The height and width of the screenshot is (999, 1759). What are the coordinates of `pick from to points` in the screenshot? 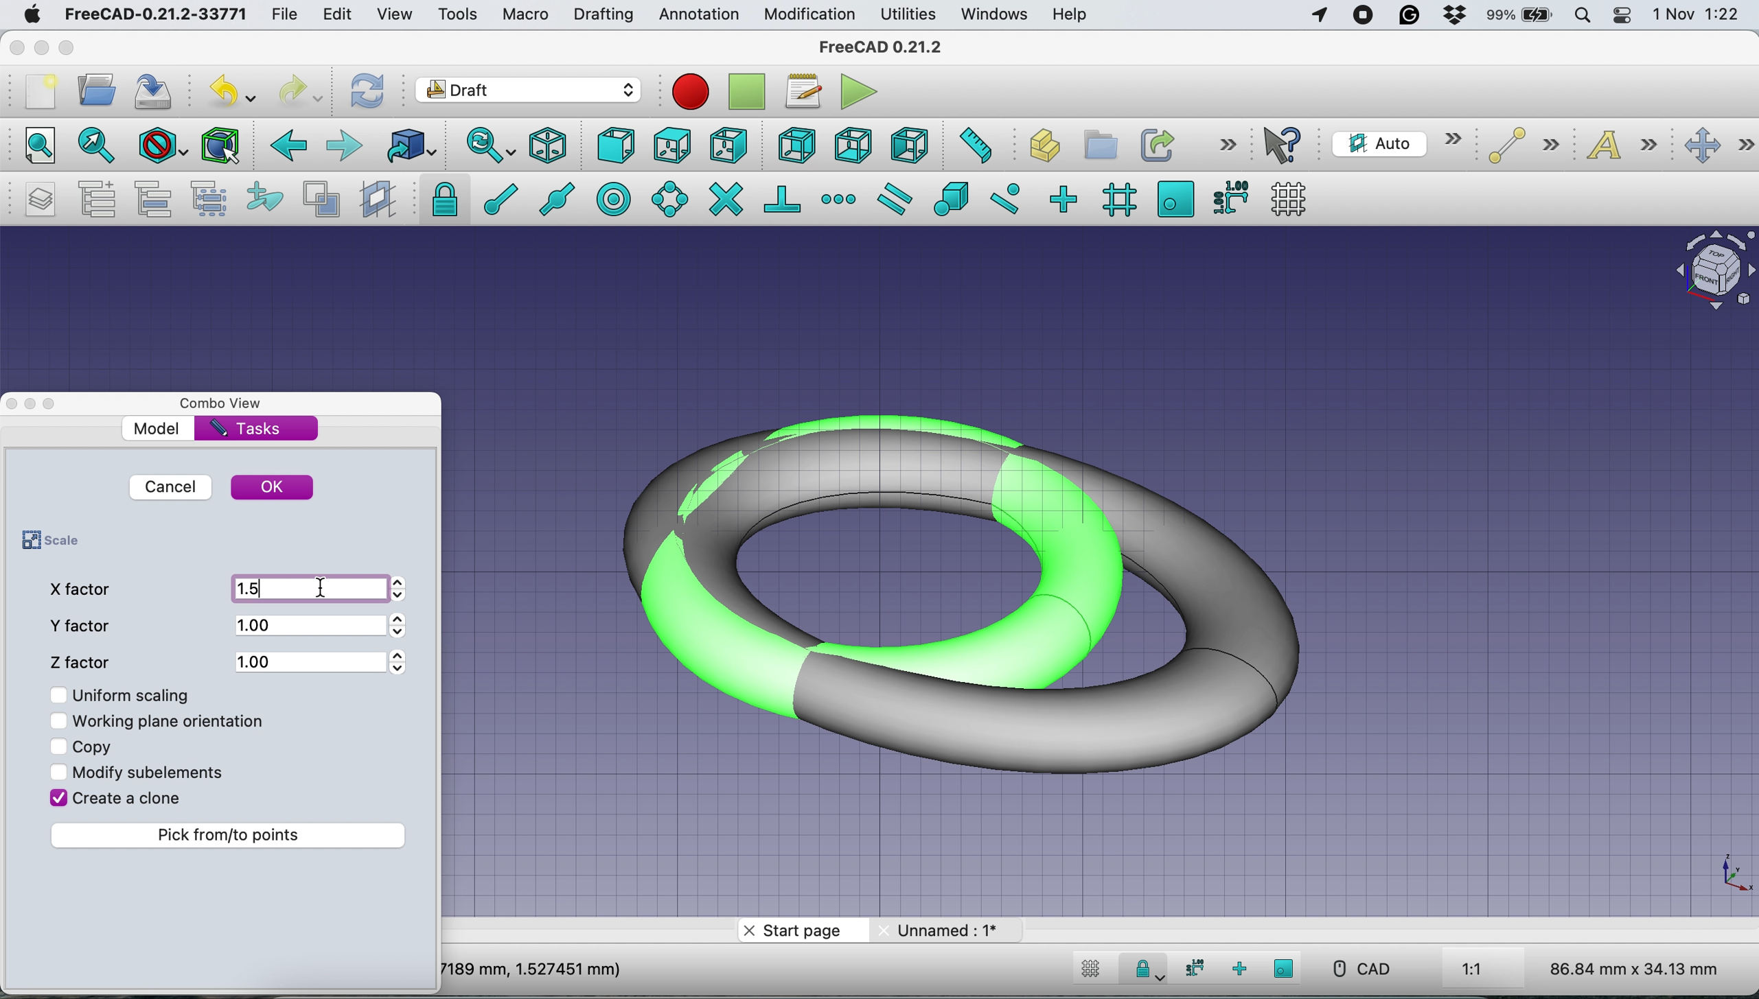 It's located at (232, 835).